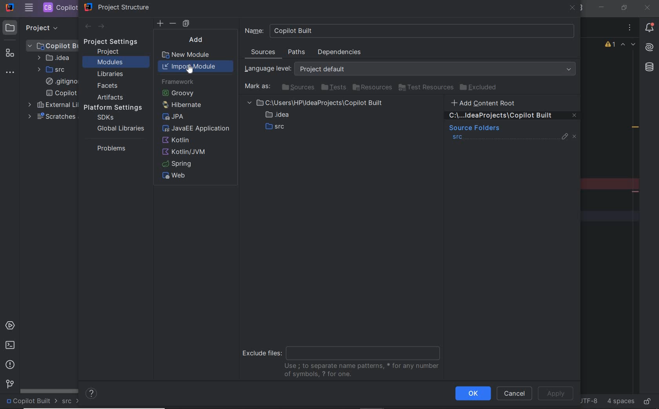 The width and height of the screenshot is (659, 409). What do you see at coordinates (611, 45) in the screenshot?
I see `1 warning` at bounding box center [611, 45].